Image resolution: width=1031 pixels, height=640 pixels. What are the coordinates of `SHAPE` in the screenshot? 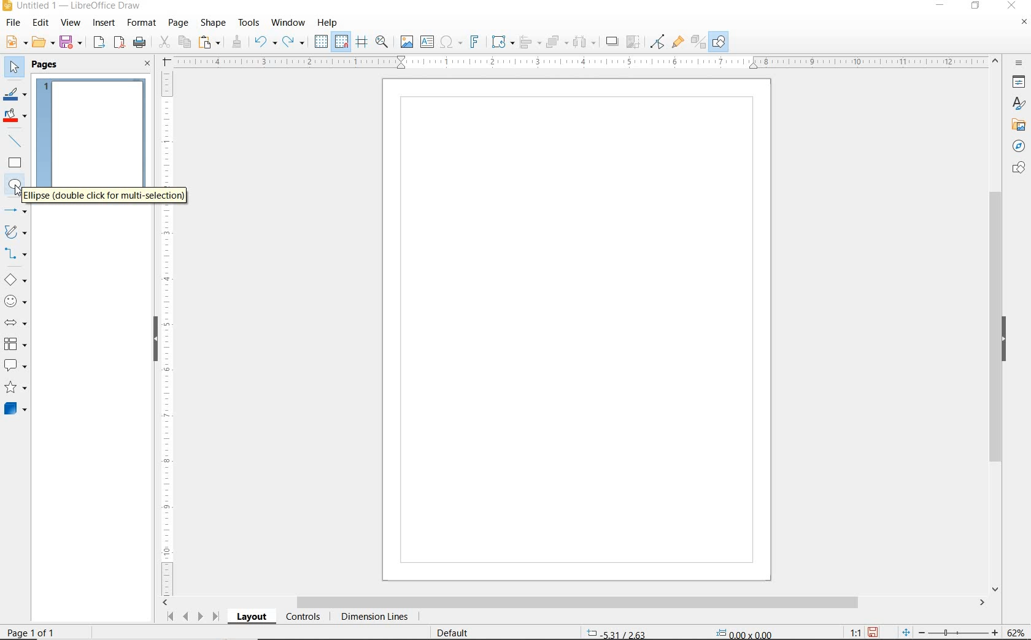 It's located at (214, 25).